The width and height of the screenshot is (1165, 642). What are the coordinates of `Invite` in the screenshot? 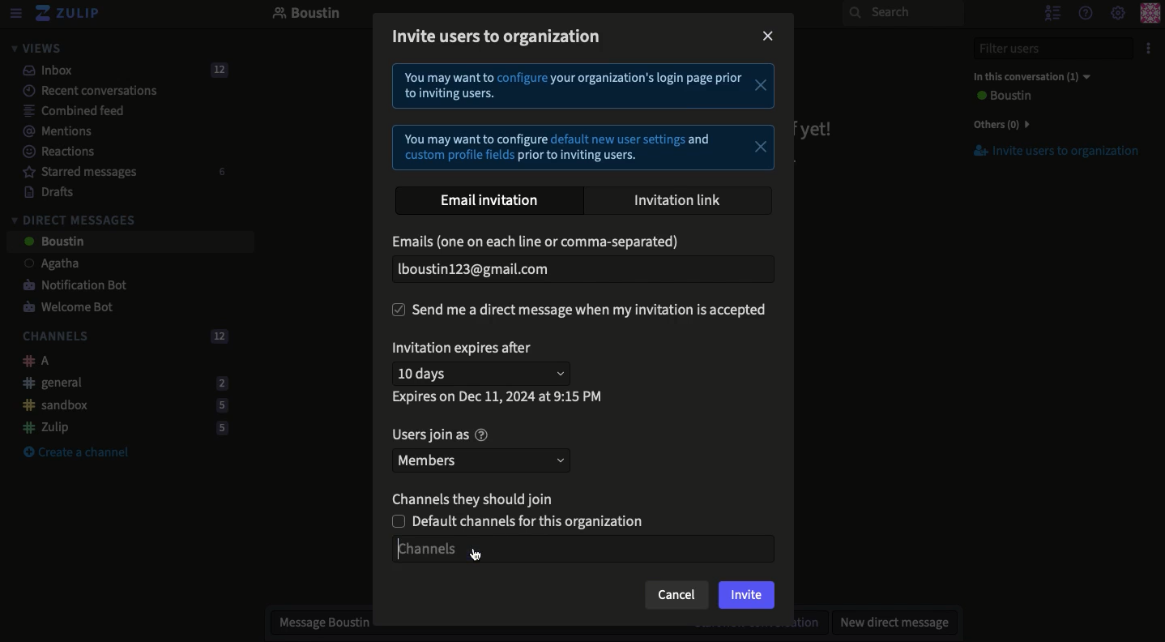 It's located at (747, 597).